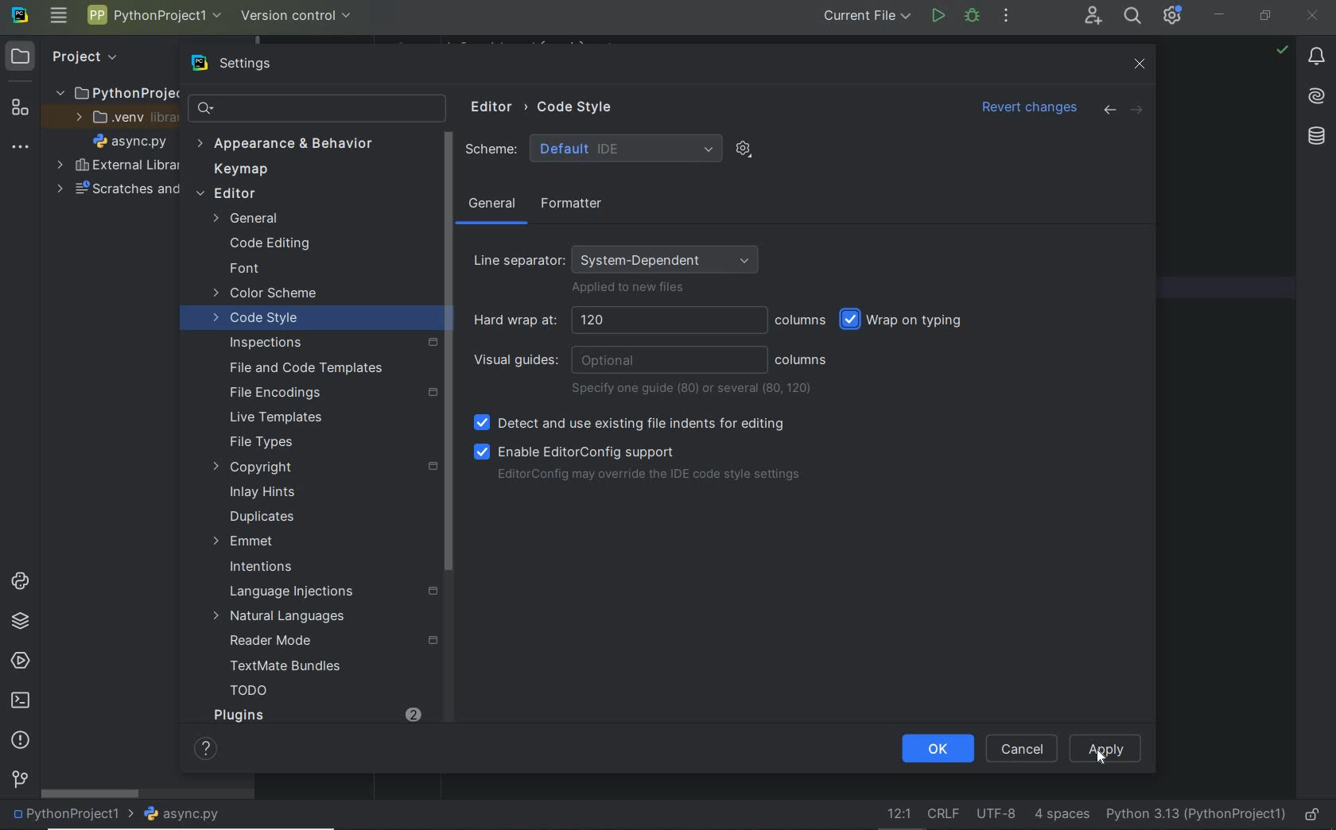 The image size is (1336, 830). What do you see at coordinates (1101, 754) in the screenshot?
I see `Cursor Position` at bounding box center [1101, 754].